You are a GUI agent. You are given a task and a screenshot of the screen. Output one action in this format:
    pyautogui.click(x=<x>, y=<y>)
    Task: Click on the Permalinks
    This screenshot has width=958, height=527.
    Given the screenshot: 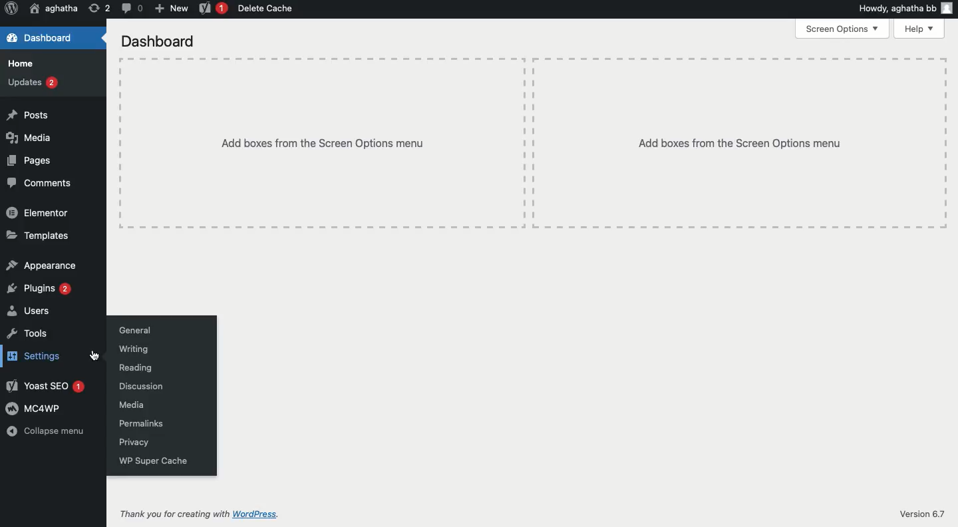 What is the action you would take?
    pyautogui.click(x=138, y=425)
    